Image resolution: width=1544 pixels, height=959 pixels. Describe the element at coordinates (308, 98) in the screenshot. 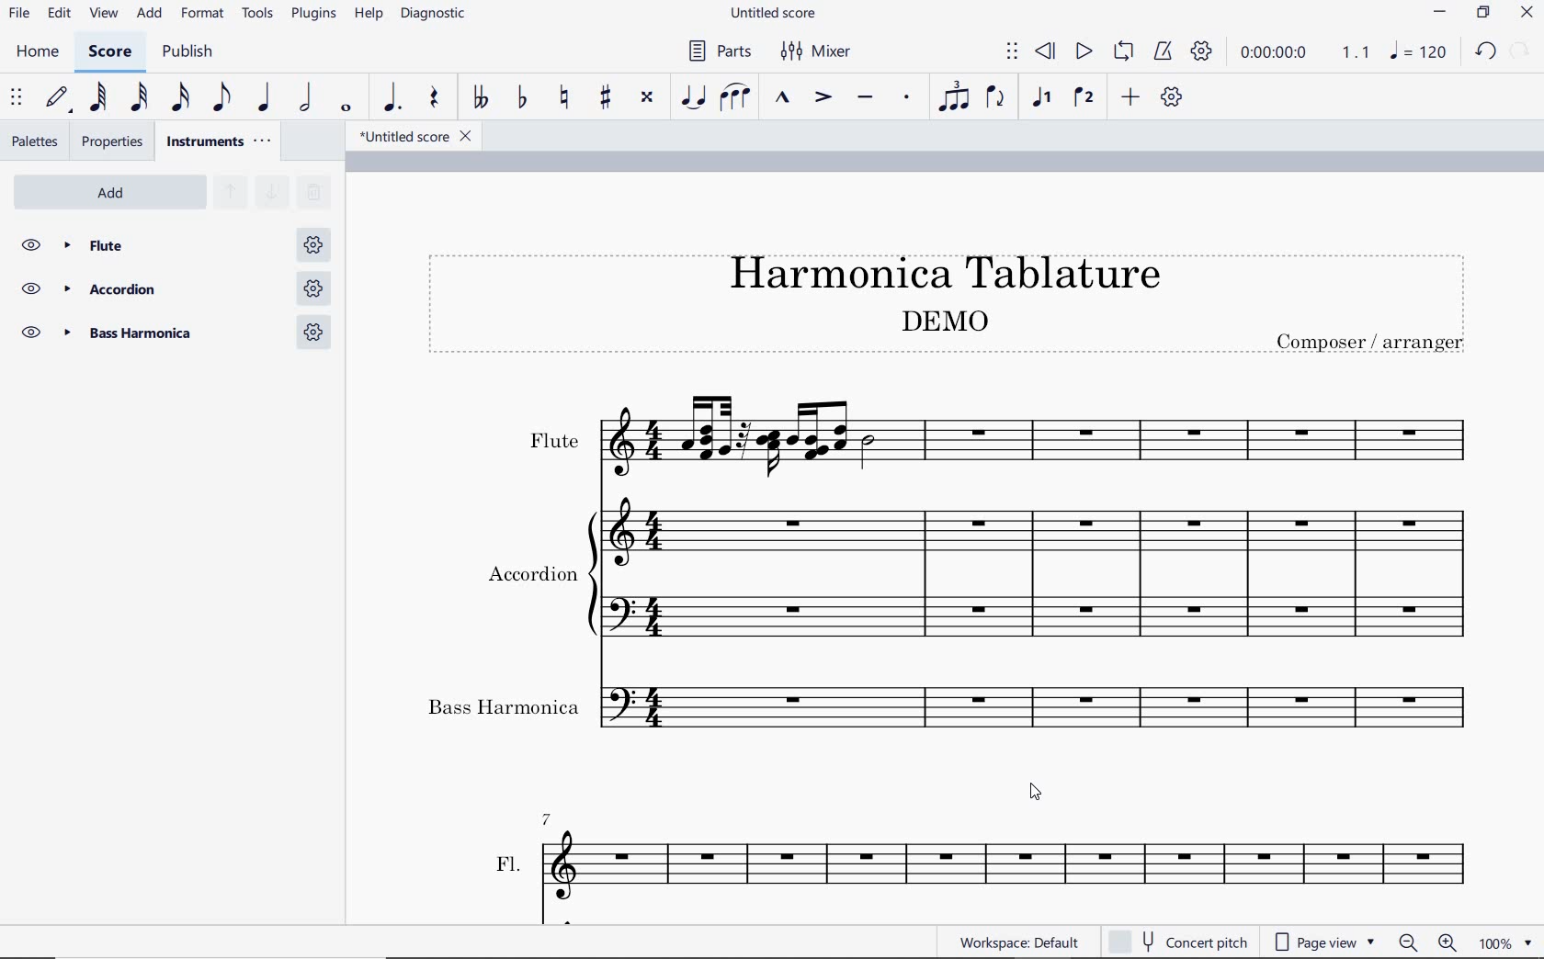

I see `half note` at that location.